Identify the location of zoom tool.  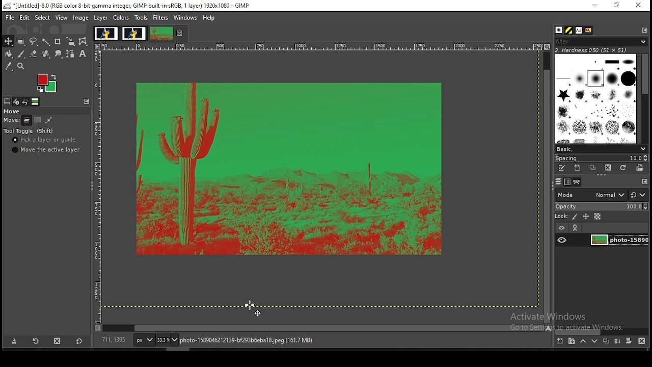
(20, 66).